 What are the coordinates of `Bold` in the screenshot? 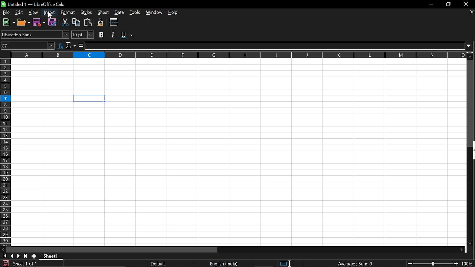 It's located at (102, 35).